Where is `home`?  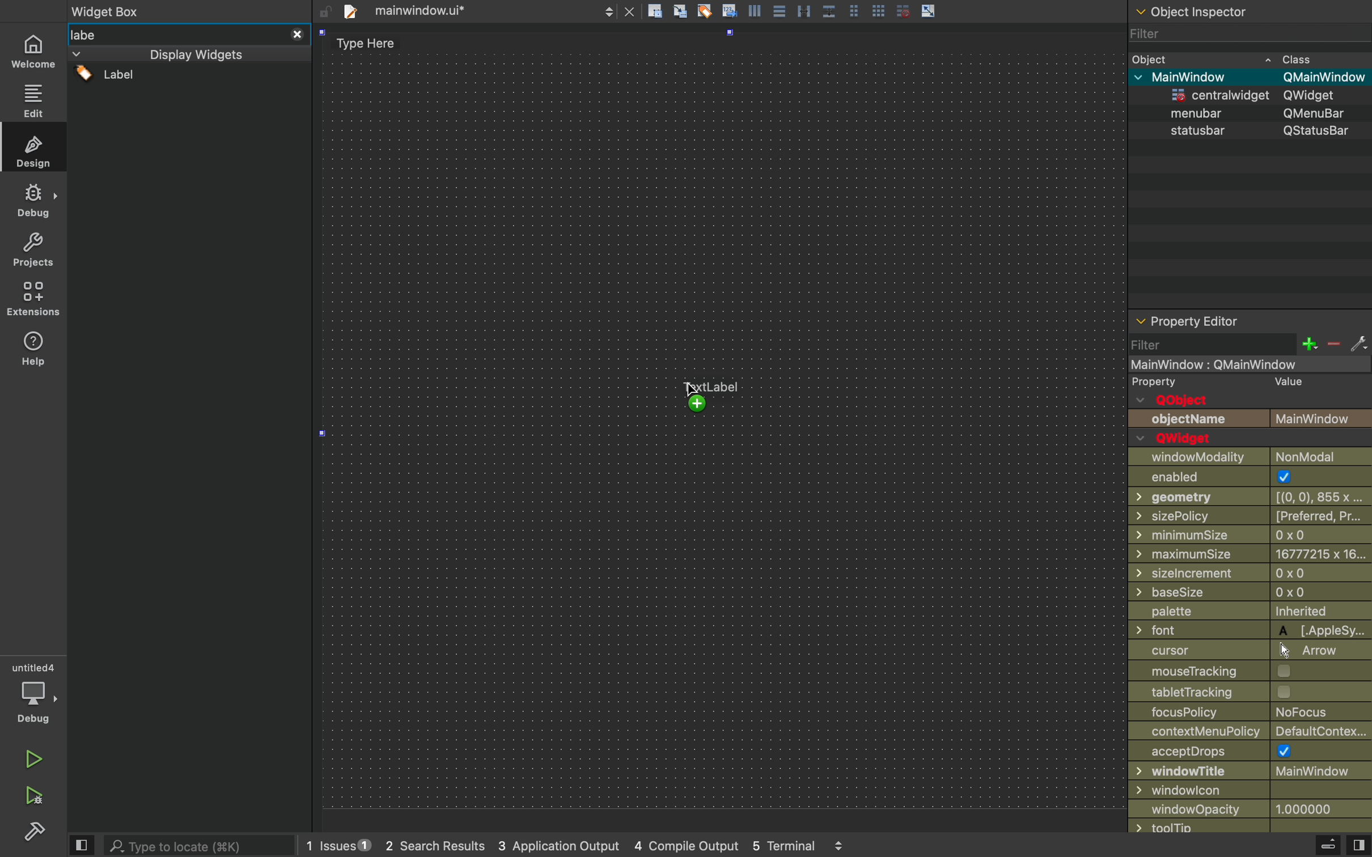 home is located at coordinates (34, 48).